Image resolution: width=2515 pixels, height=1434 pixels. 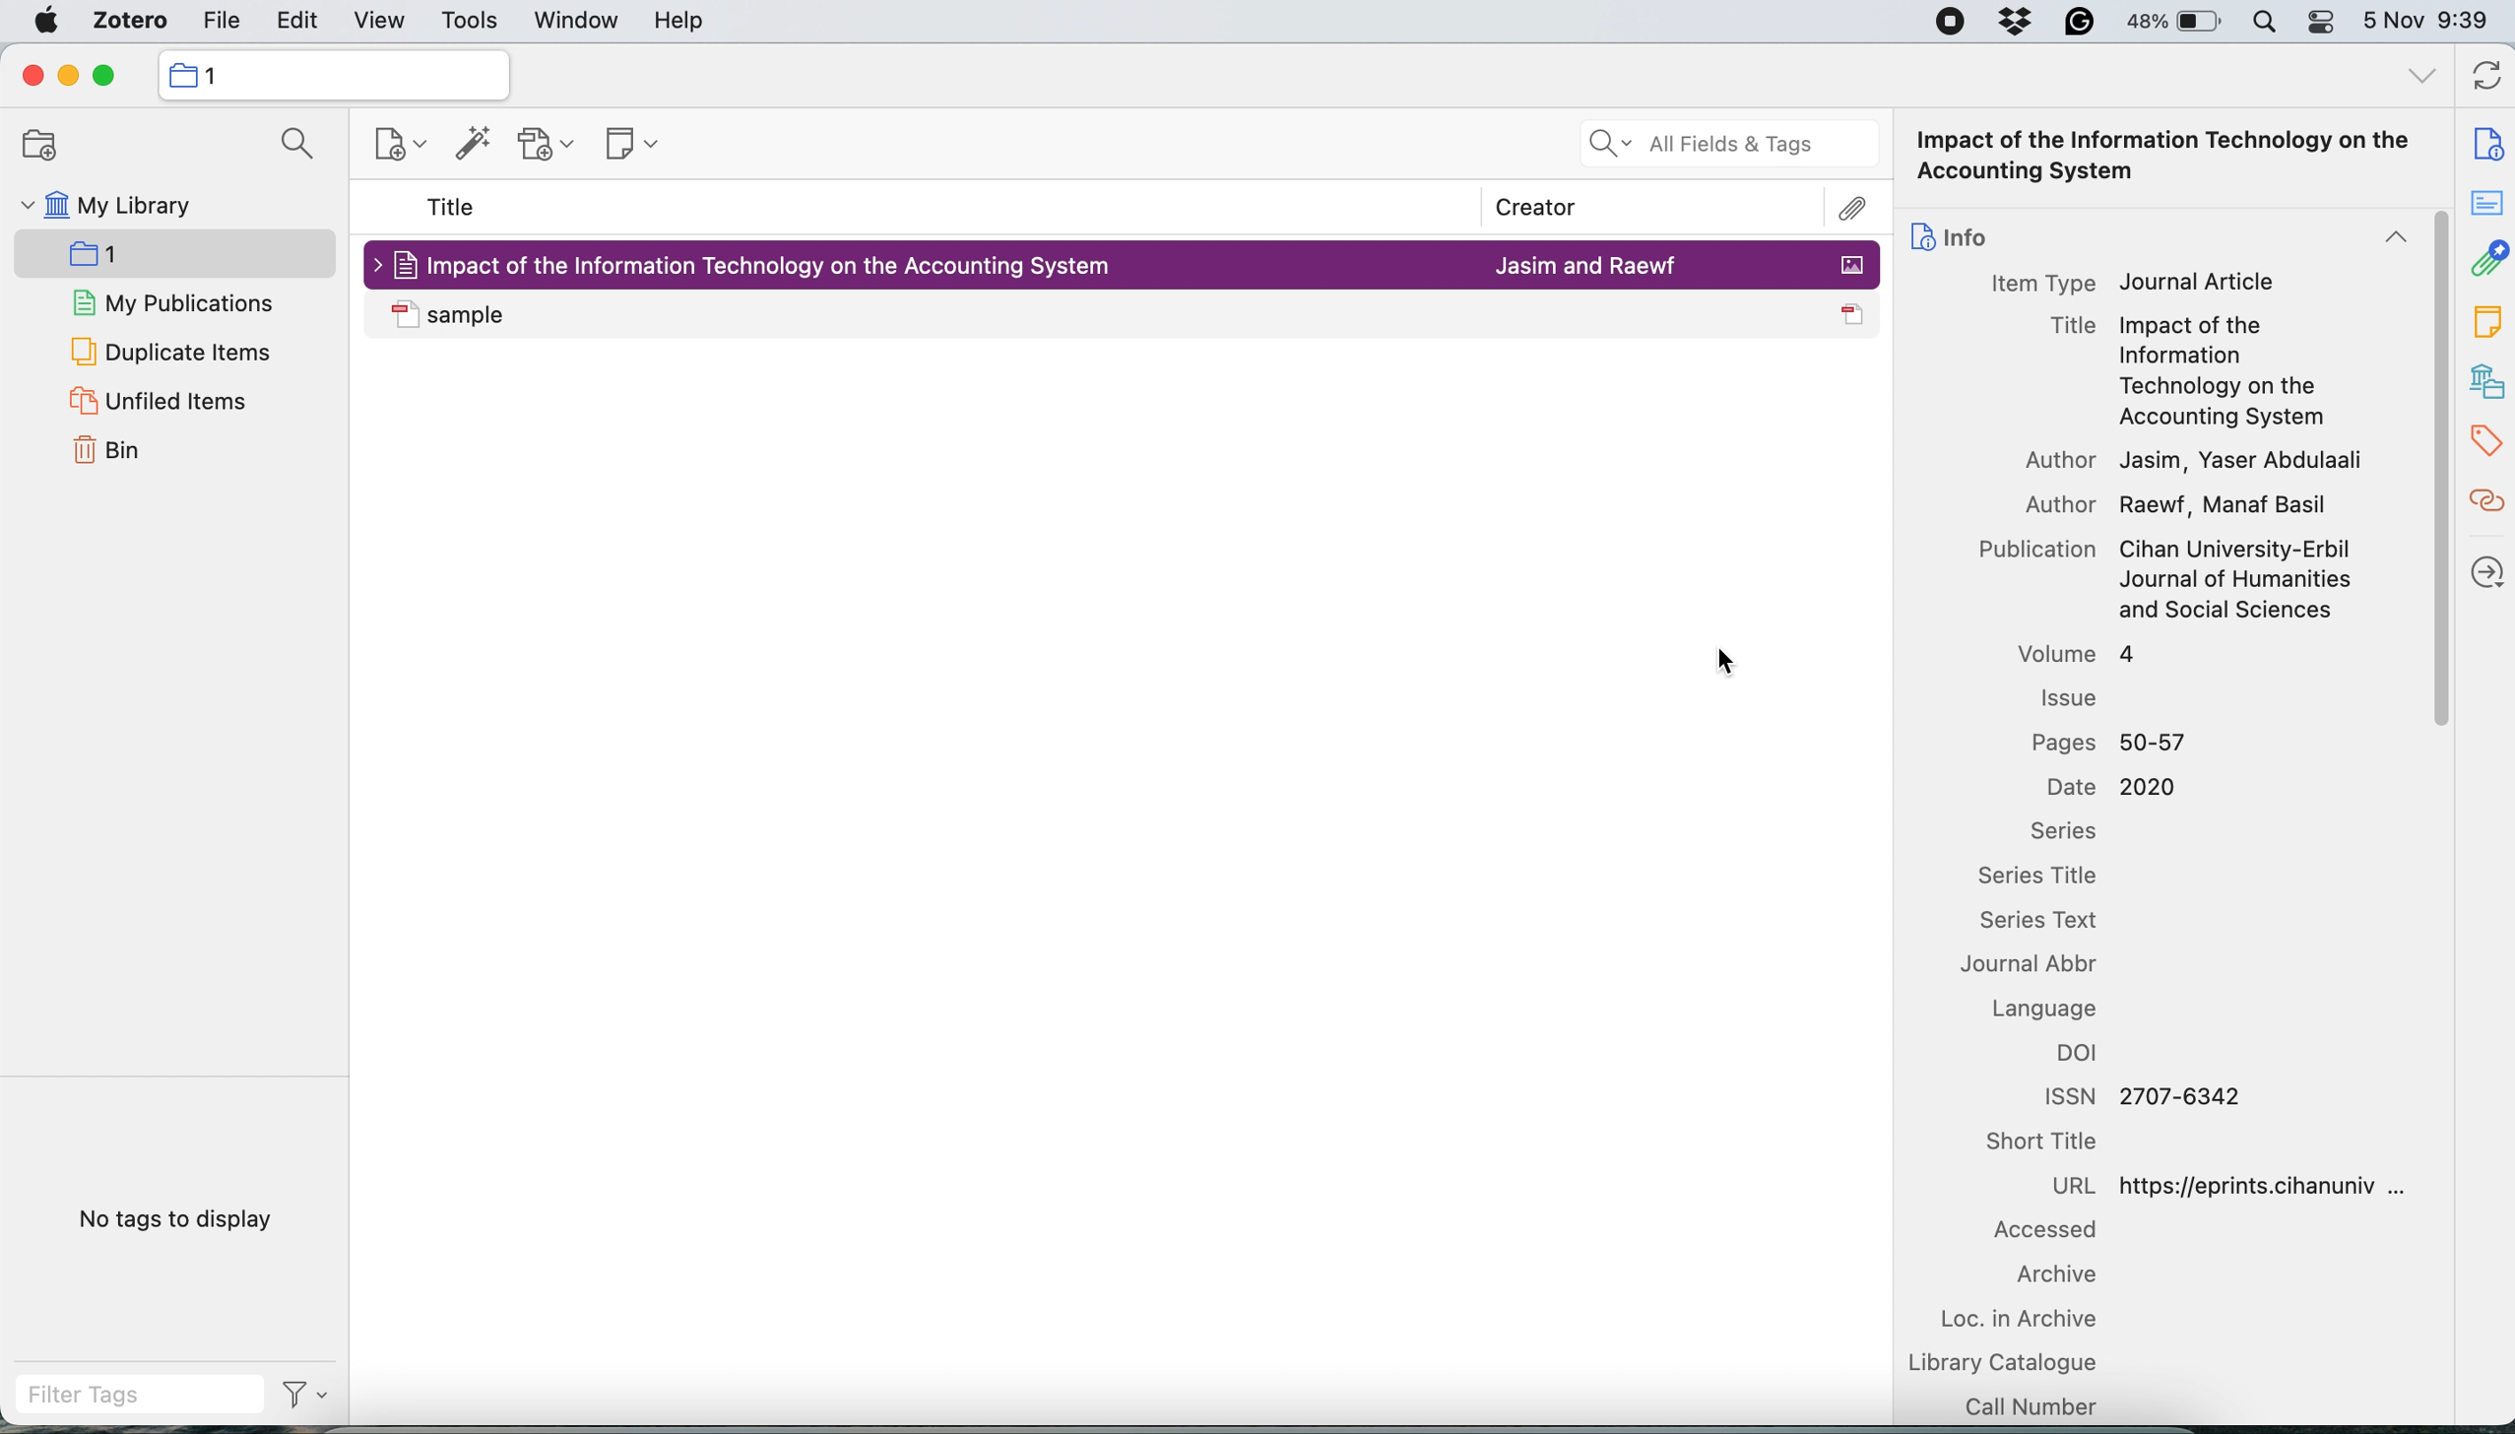 I want to click on language, so click(x=2048, y=1008).